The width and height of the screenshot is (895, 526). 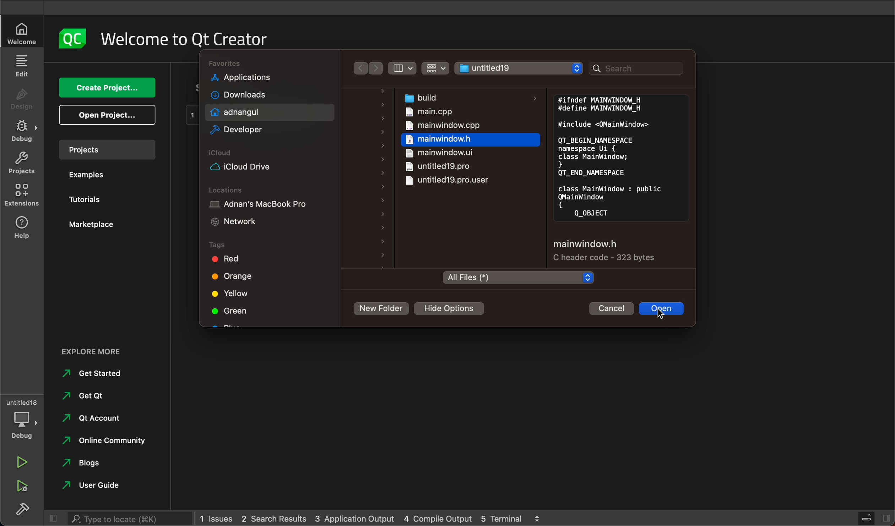 I want to click on red, so click(x=237, y=260).